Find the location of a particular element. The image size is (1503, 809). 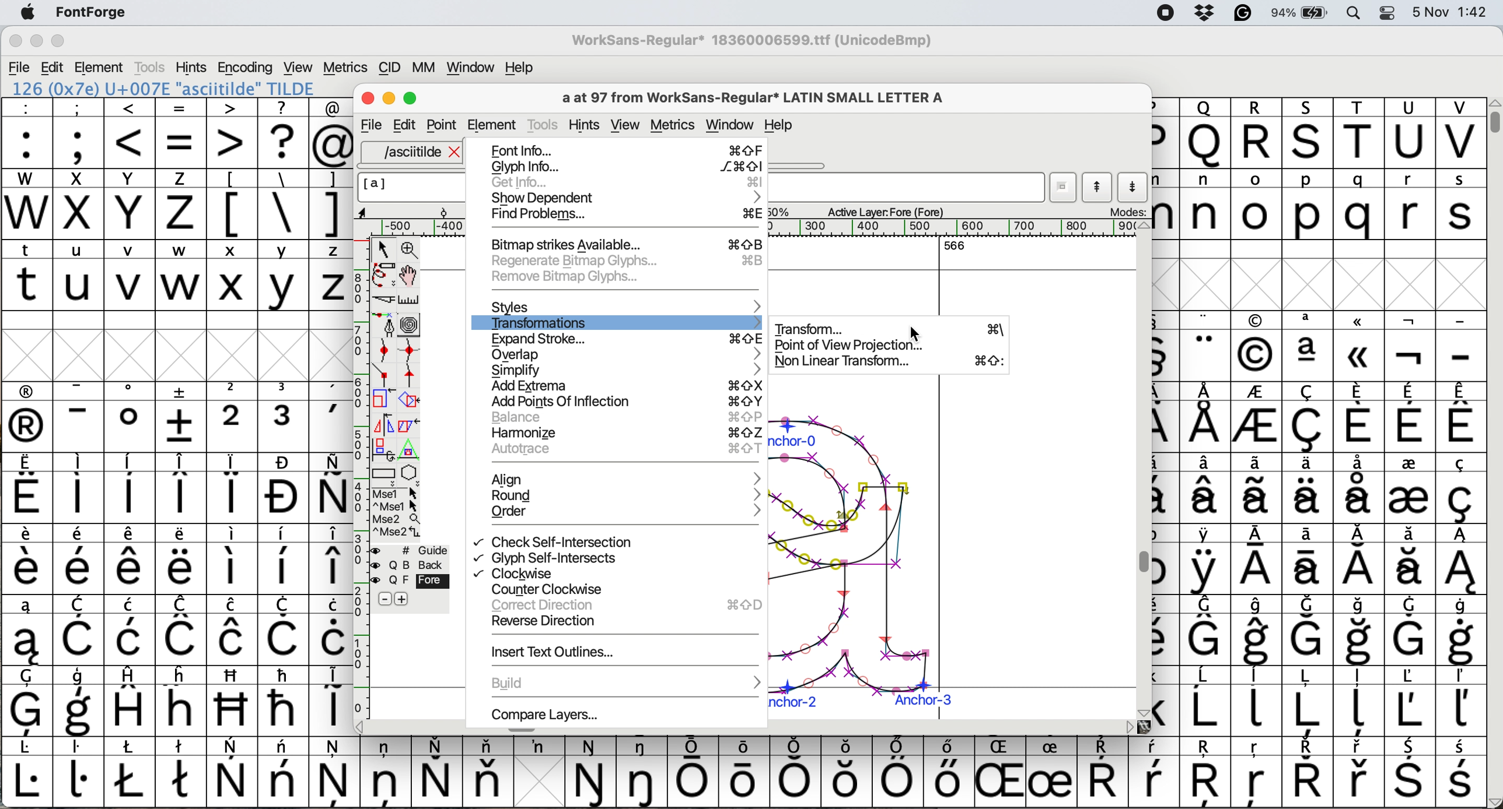

< is located at coordinates (130, 133).